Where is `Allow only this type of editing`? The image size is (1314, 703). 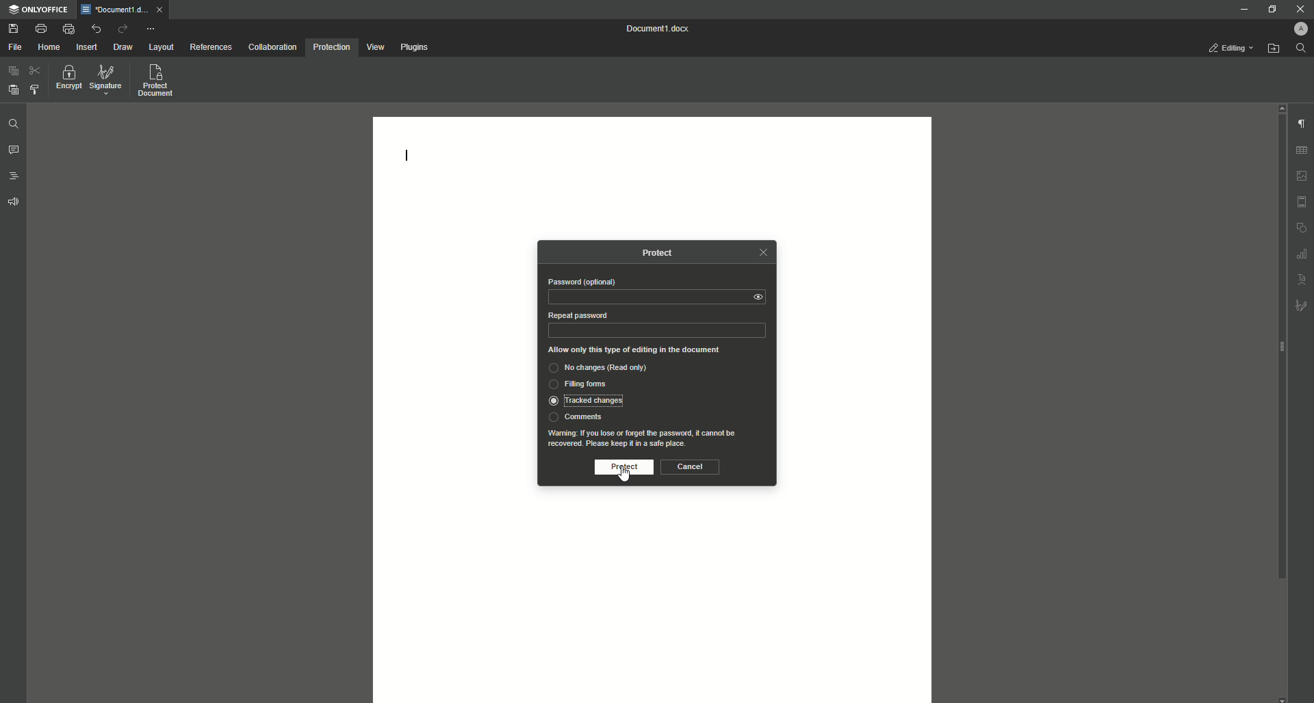 Allow only this type of editing is located at coordinates (632, 349).